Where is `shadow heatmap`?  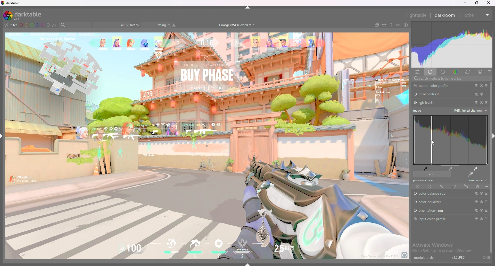
shadow heatmap is located at coordinates (451, 140).